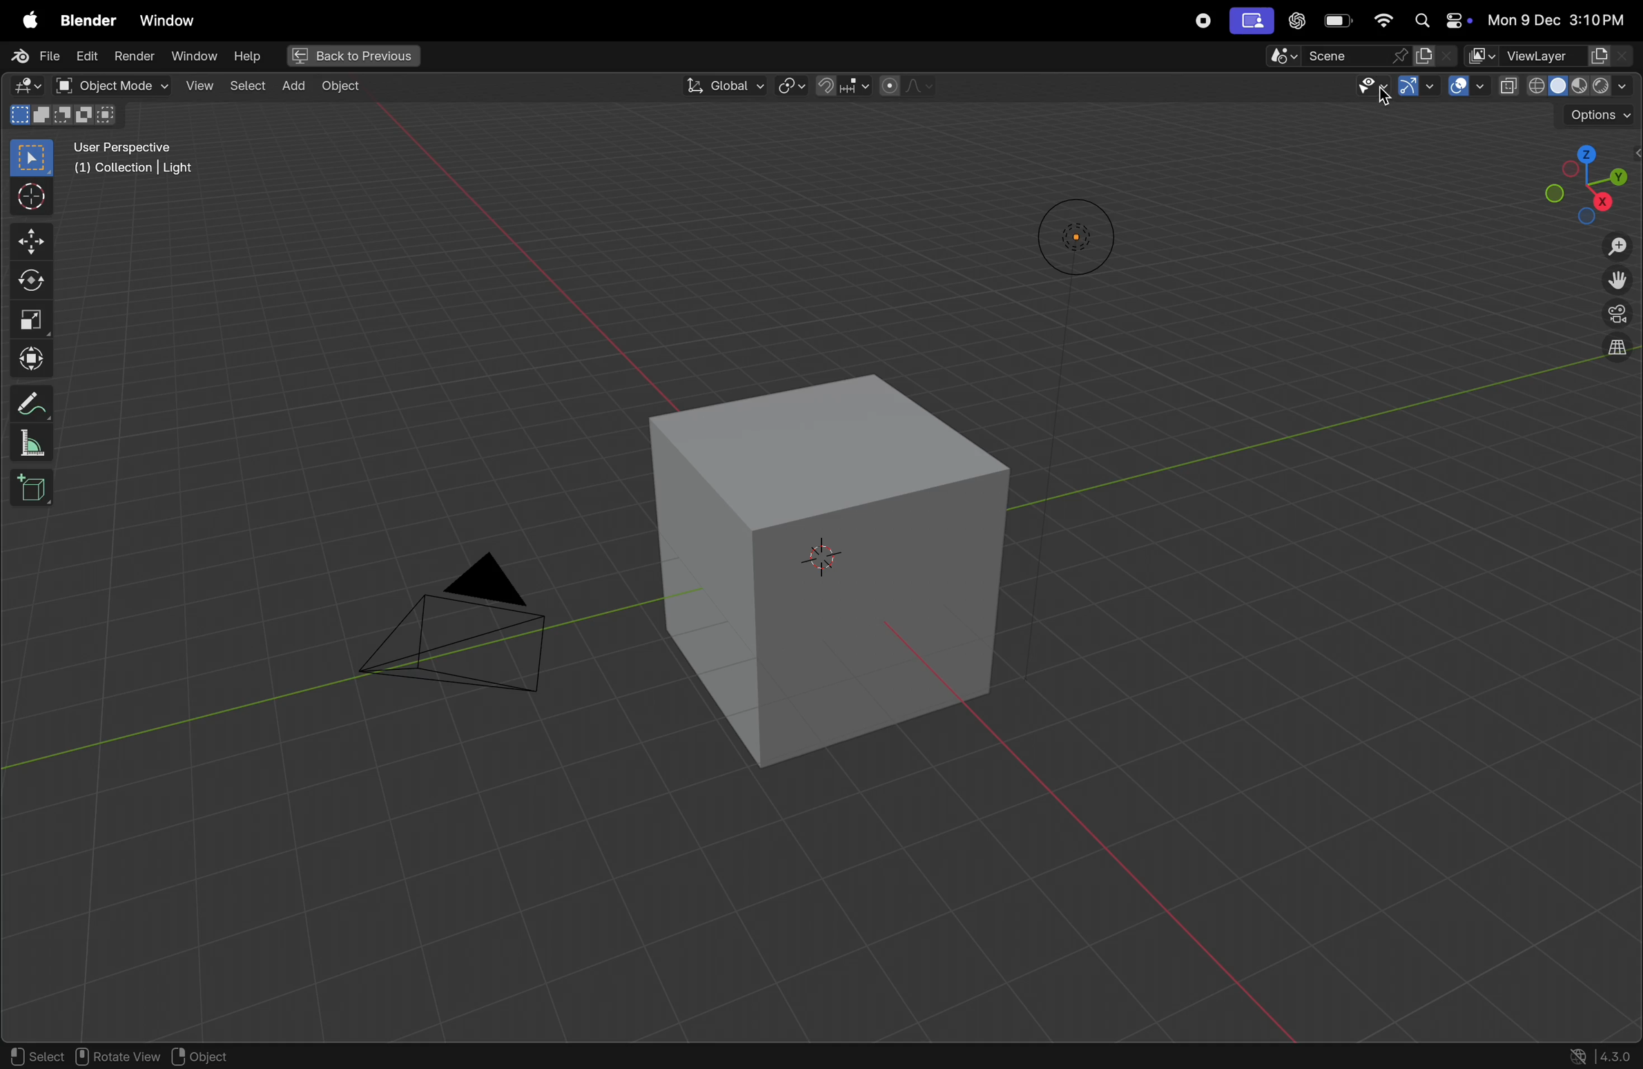 The image size is (1643, 1069). I want to click on global, so click(720, 85).